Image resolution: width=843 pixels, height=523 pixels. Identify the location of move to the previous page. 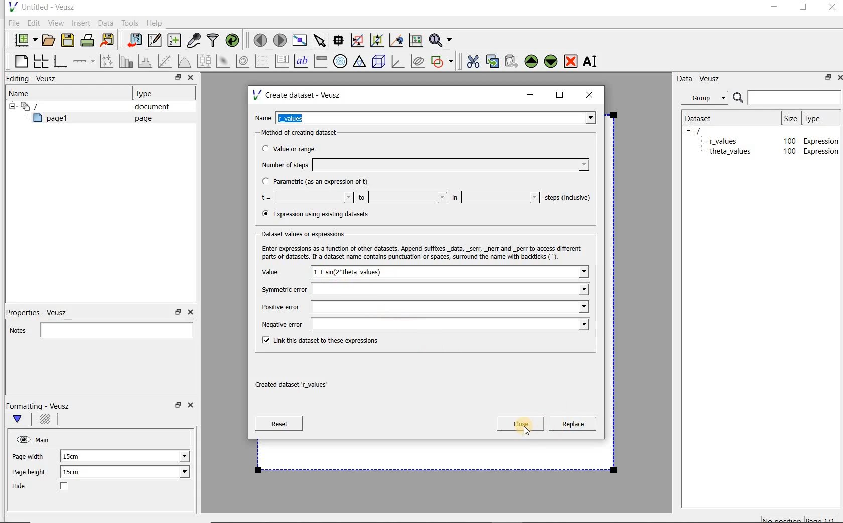
(261, 39).